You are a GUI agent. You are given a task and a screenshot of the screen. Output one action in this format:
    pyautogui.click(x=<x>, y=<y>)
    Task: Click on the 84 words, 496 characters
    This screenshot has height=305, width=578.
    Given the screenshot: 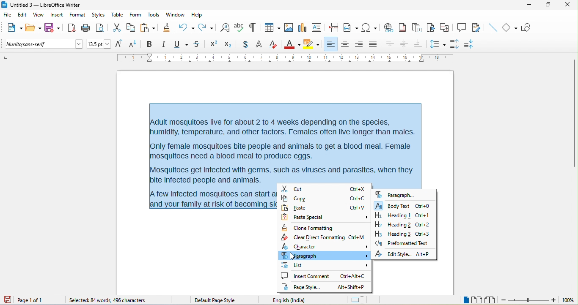 What is the action you would take?
    pyautogui.click(x=106, y=301)
    